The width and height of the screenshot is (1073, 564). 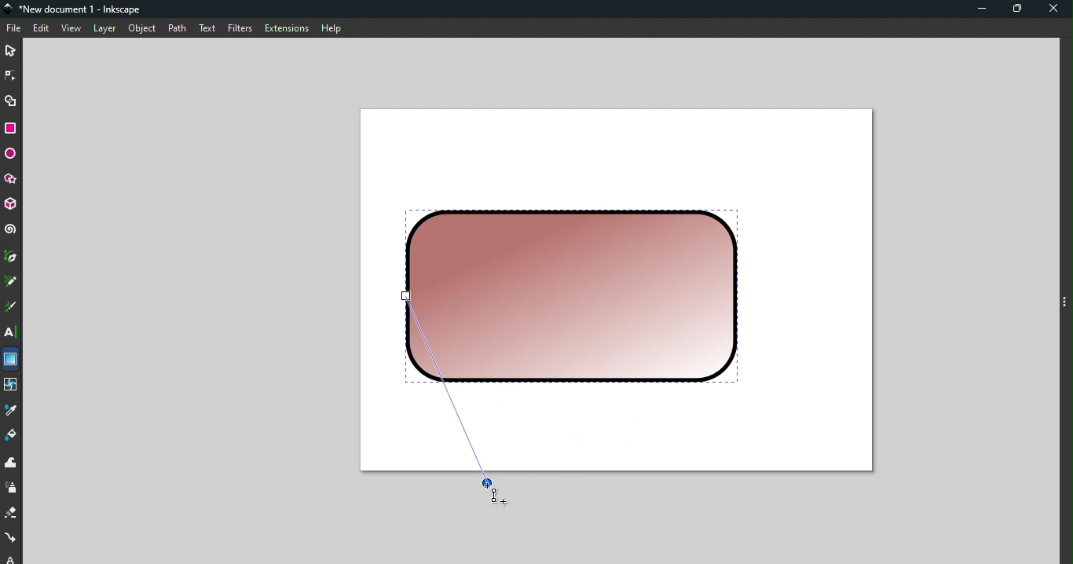 What do you see at coordinates (11, 386) in the screenshot?
I see `Mesh tool` at bounding box center [11, 386].